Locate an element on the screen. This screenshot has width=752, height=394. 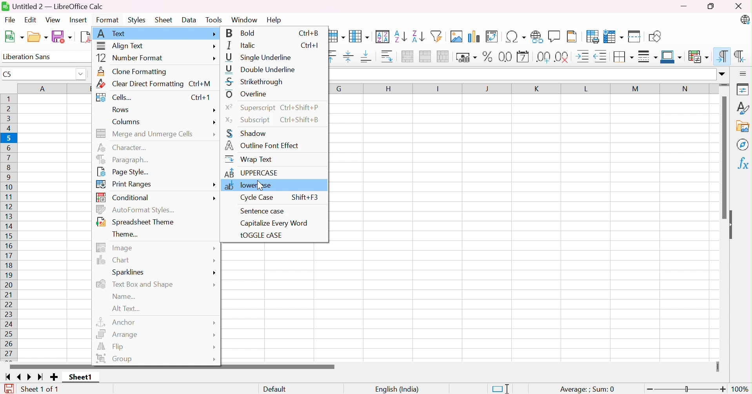
Slider is located at coordinates (717, 365).